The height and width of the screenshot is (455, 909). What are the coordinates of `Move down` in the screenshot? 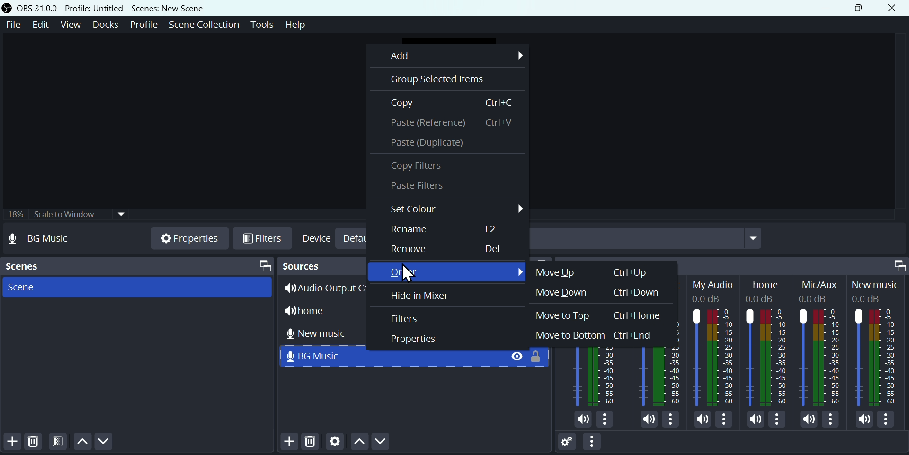 It's located at (597, 292).